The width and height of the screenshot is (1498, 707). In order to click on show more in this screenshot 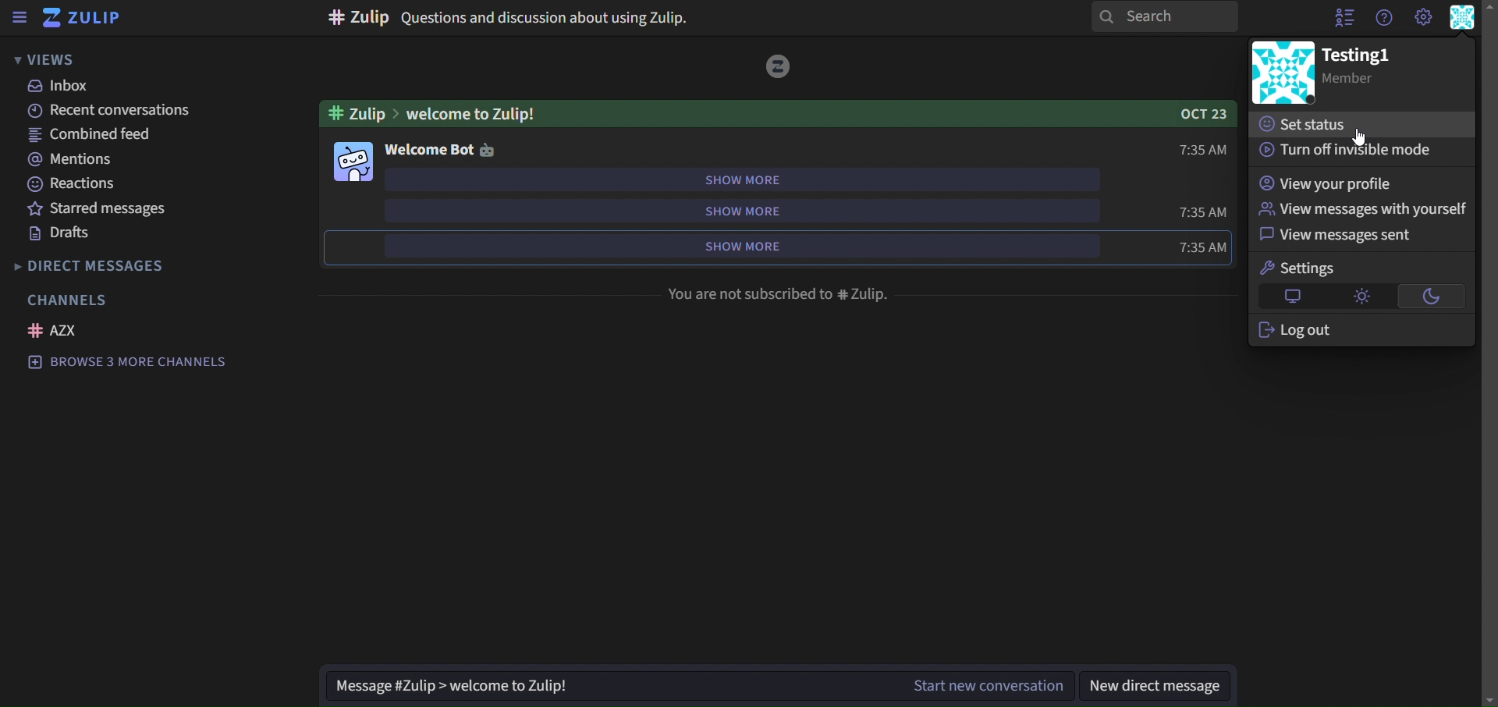, I will do `click(736, 179)`.